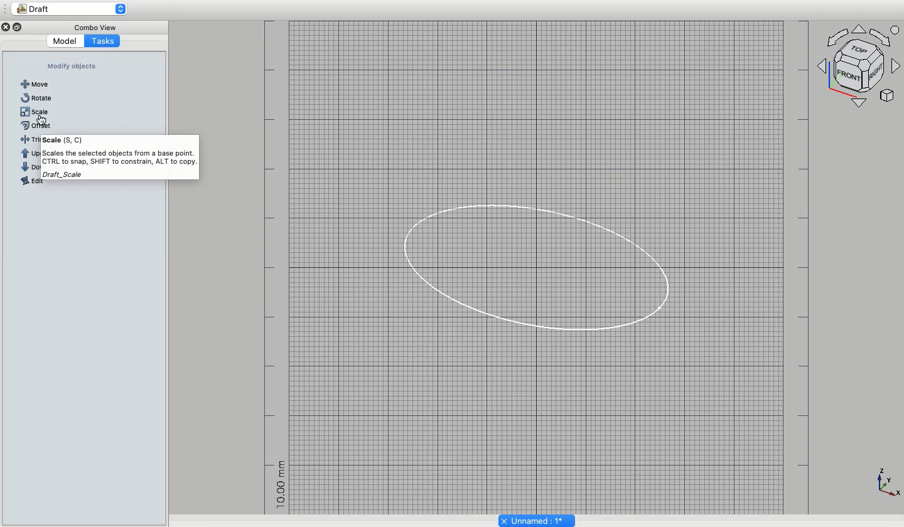 Image resolution: width=904 pixels, height=527 pixels. I want to click on Model , so click(64, 41).